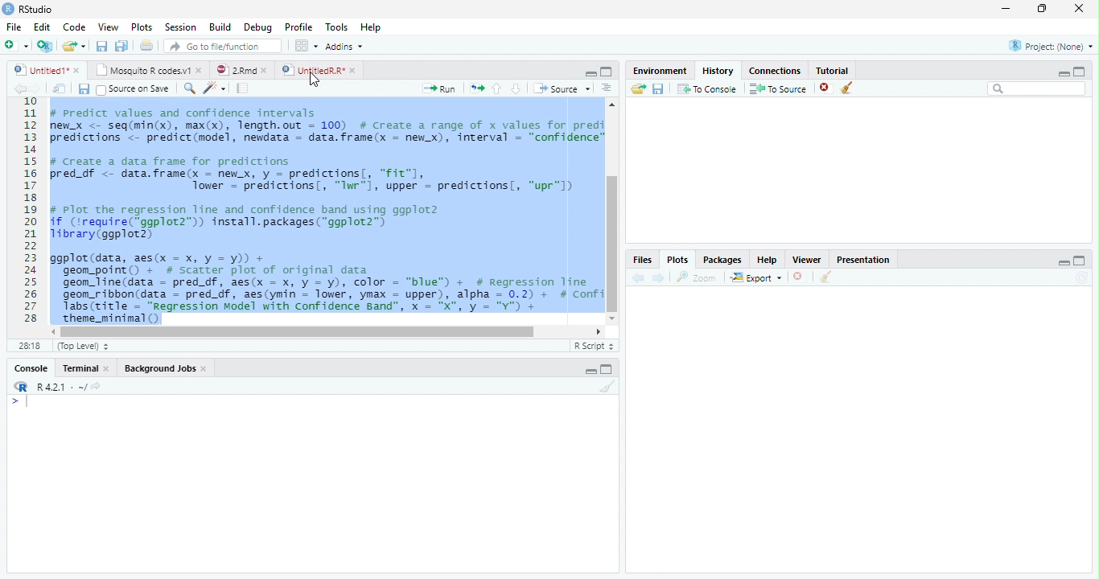 The image size is (1099, 579). Describe the element at coordinates (1078, 261) in the screenshot. I see `Maximize` at that location.